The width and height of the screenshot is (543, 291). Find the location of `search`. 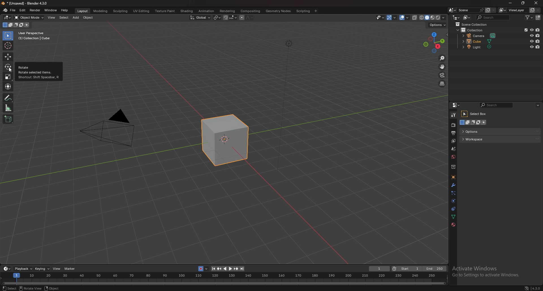

search is located at coordinates (494, 18).